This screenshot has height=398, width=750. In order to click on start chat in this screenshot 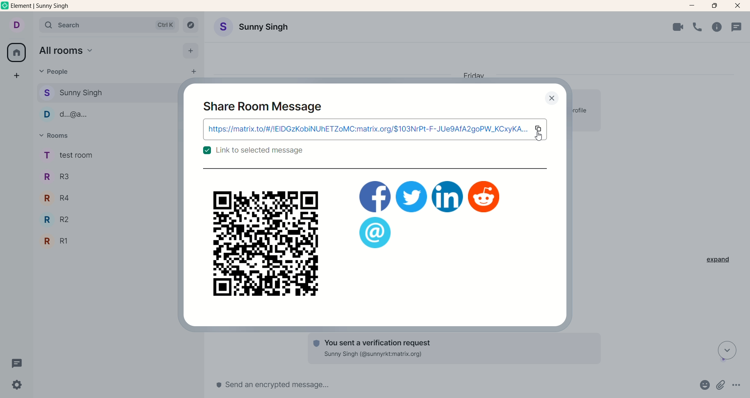, I will do `click(189, 72)`.